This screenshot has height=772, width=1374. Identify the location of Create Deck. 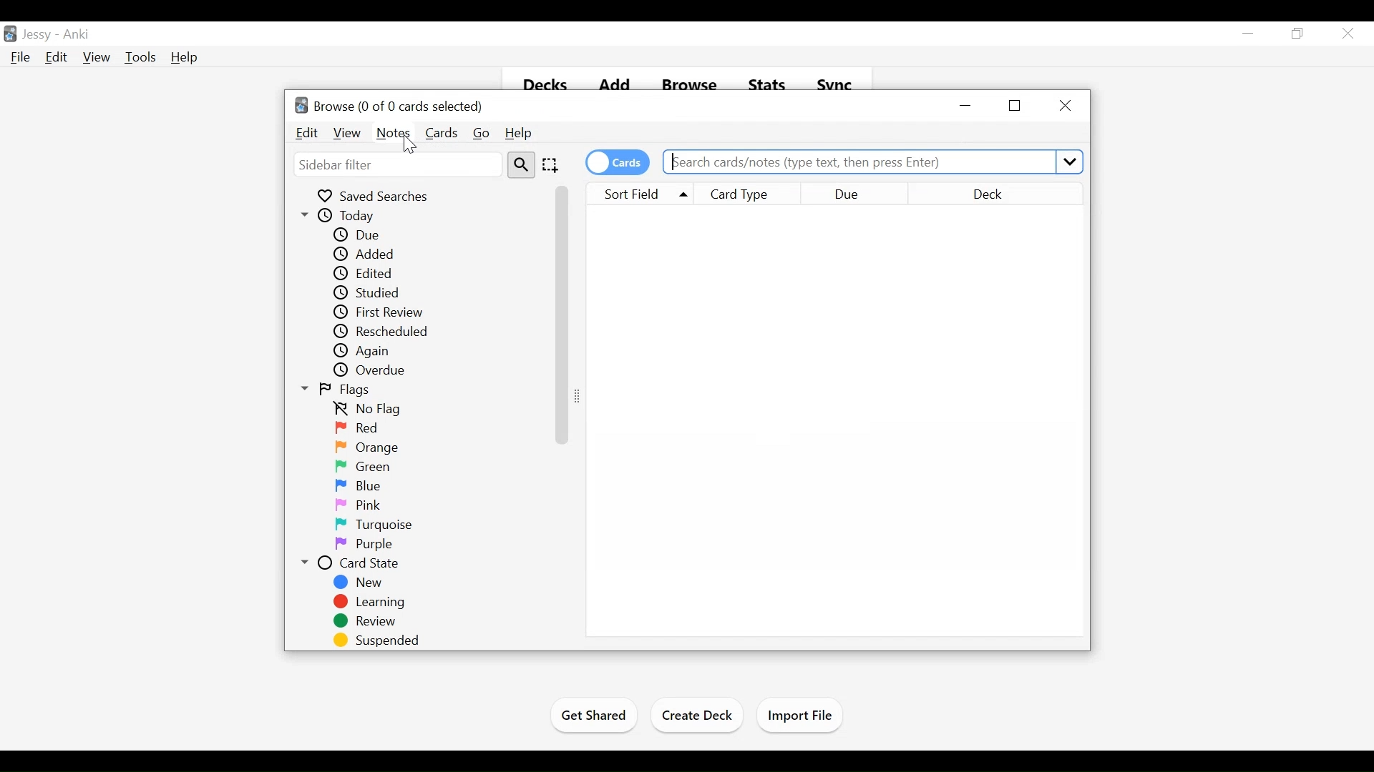
(697, 718).